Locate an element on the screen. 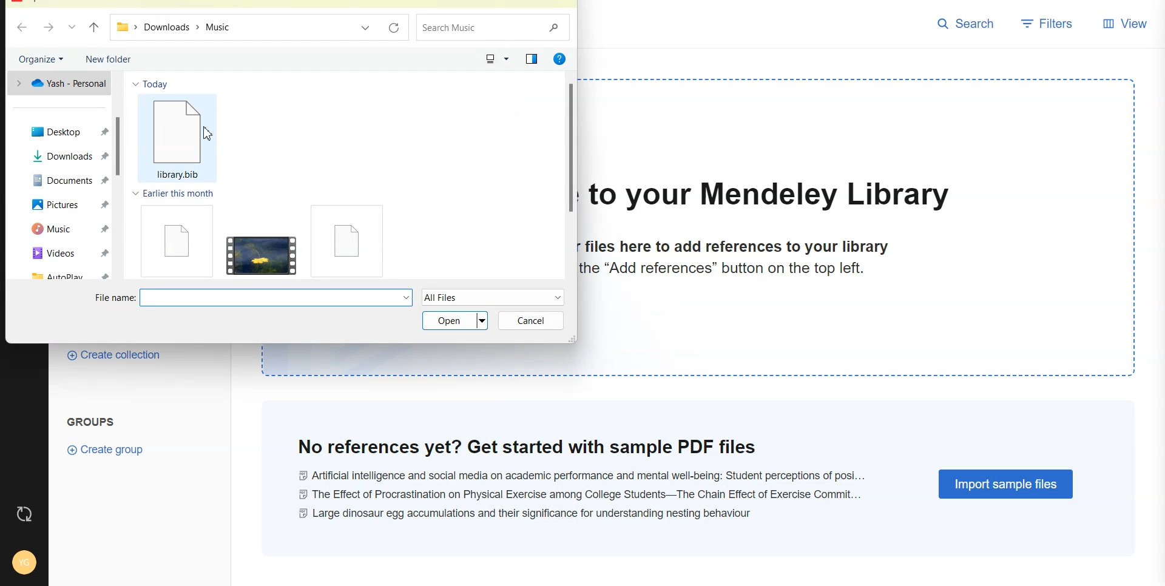 The image size is (1165, 586). Documents is located at coordinates (59, 178).